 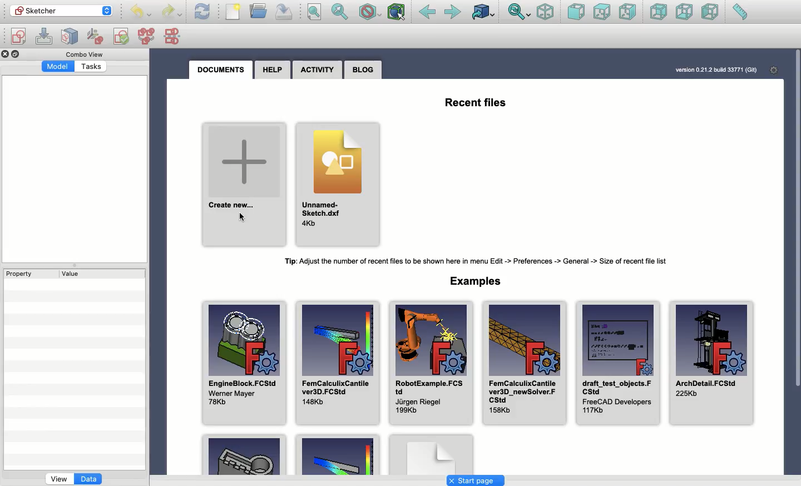 I want to click on Save, so click(x=284, y=11).